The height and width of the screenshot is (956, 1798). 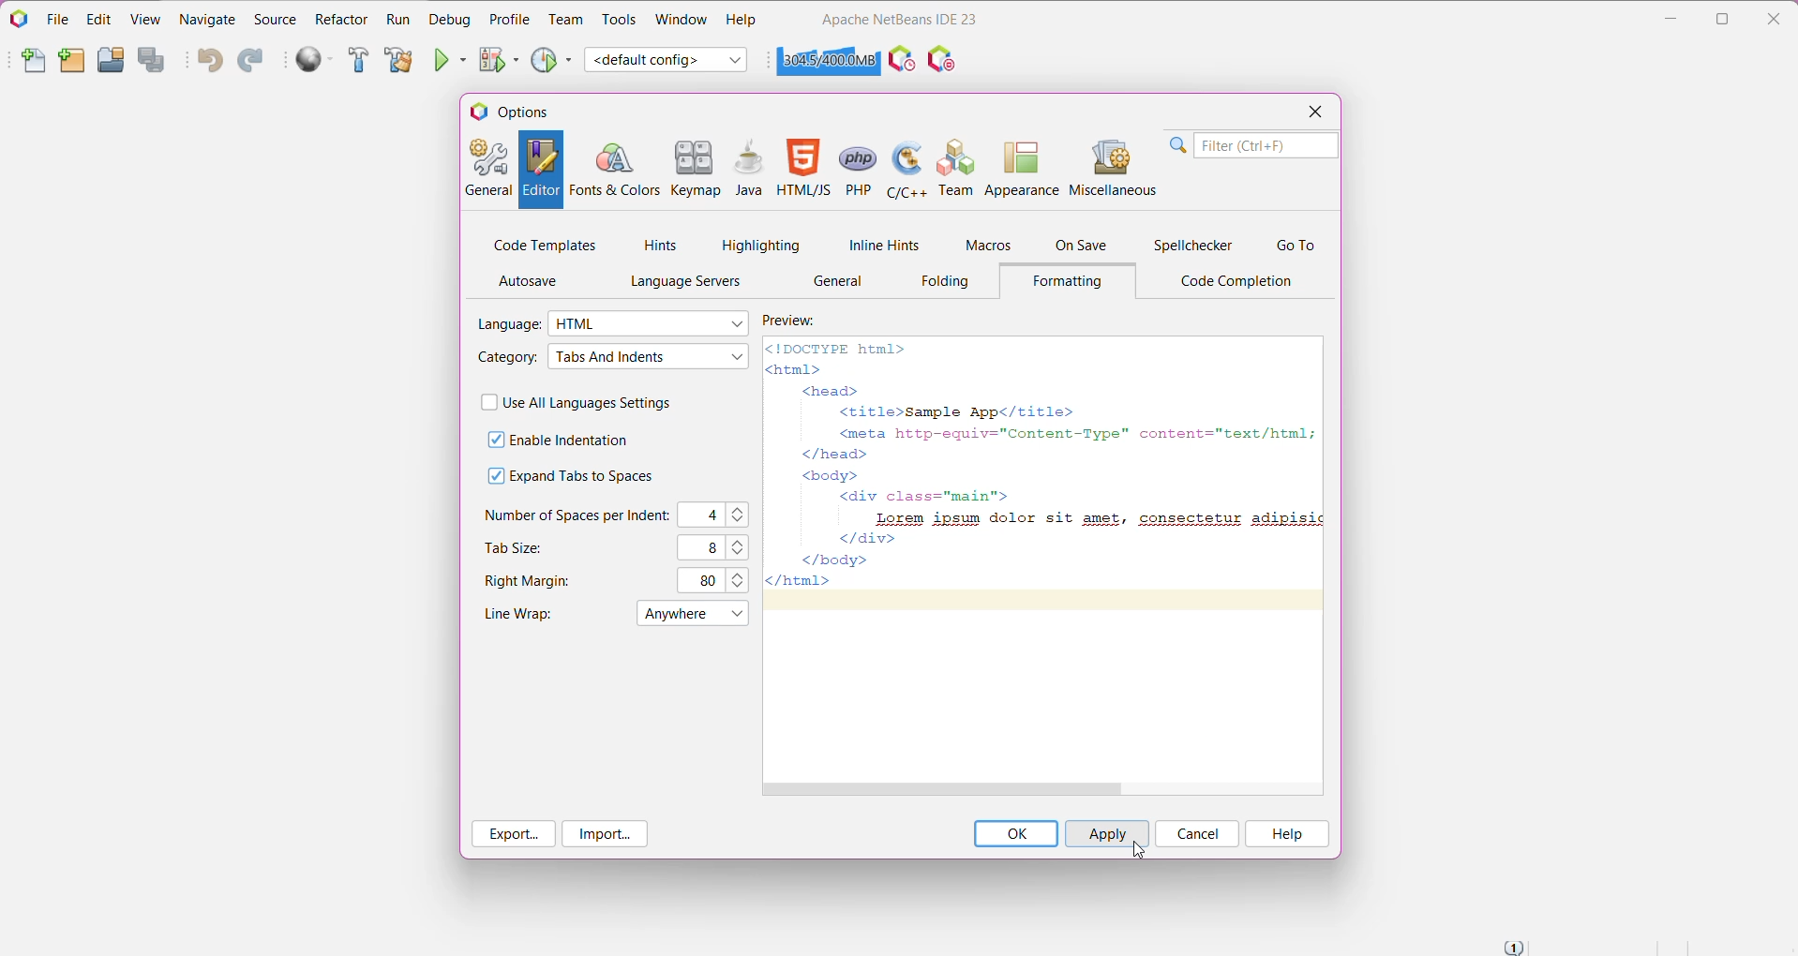 I want to click on AutoSave, so click(x=532, y=281).